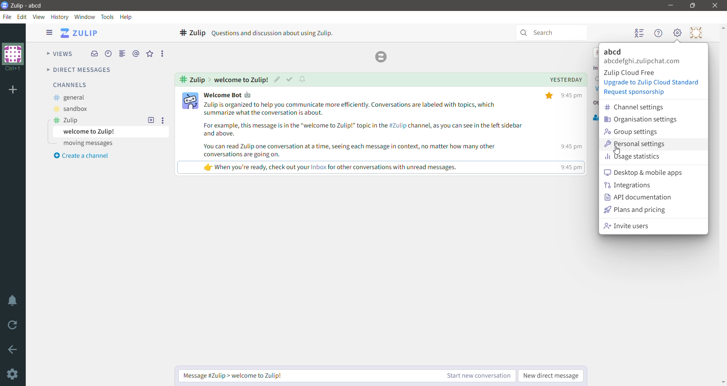 This screenshot has width=727, height=386. I want to click on Starred messages, so click(149, 53).